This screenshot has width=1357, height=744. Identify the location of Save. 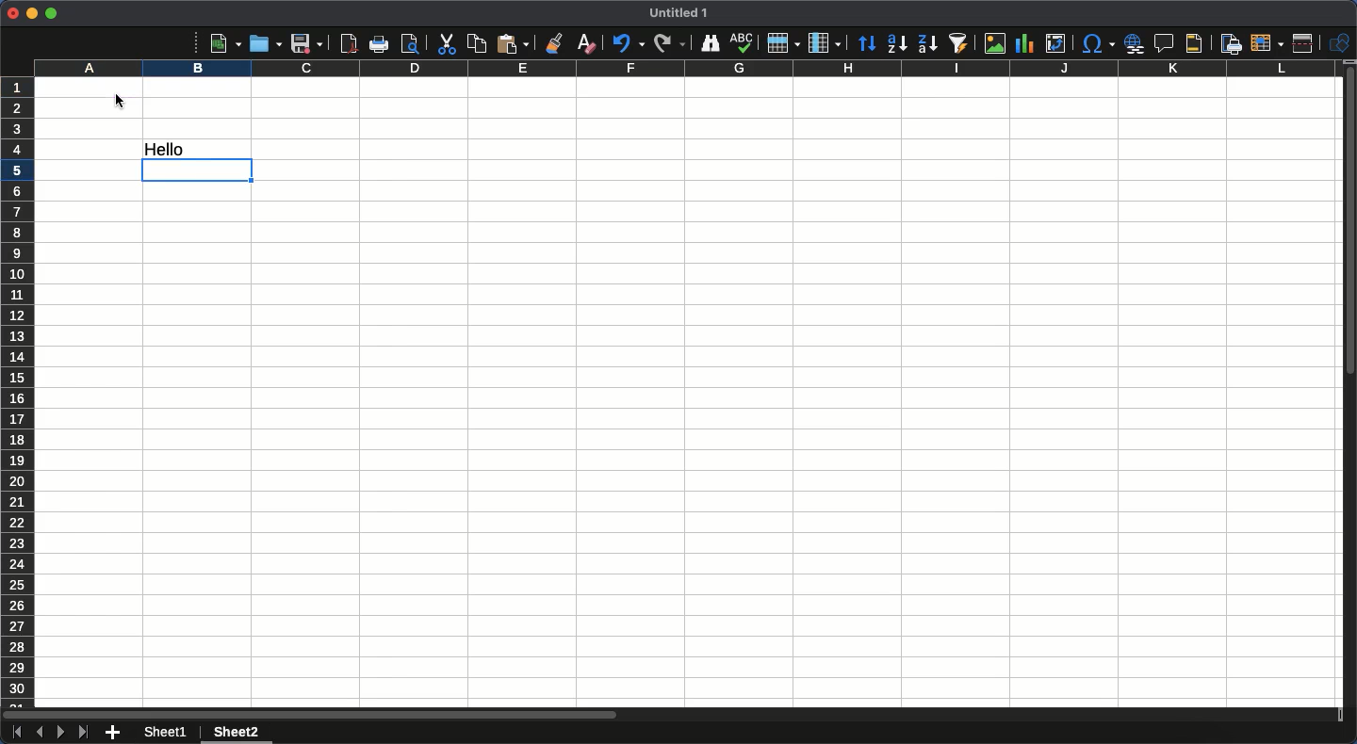
(306, 43).